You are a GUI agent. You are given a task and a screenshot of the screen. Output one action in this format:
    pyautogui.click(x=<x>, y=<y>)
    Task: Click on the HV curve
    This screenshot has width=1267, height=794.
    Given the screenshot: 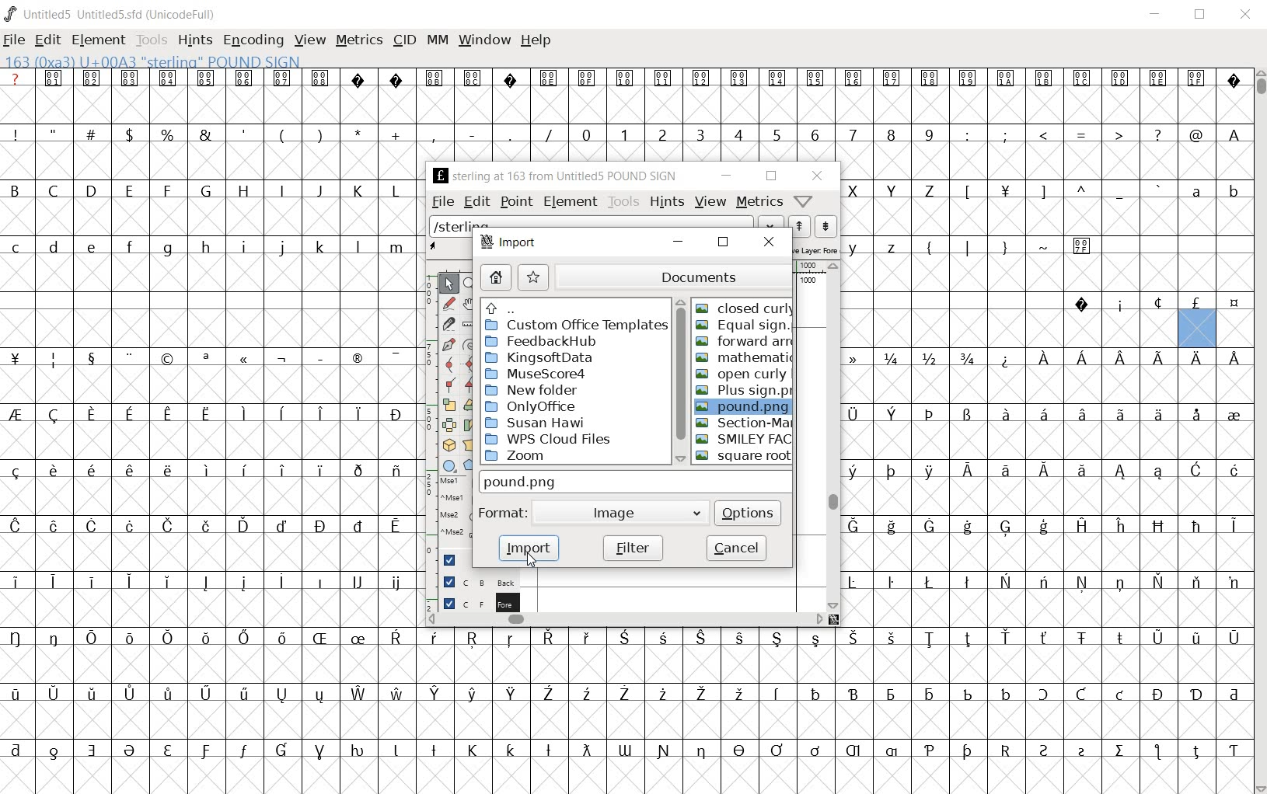 What is the action you would take?
    pyautogui.click(x=473, y=364)
    